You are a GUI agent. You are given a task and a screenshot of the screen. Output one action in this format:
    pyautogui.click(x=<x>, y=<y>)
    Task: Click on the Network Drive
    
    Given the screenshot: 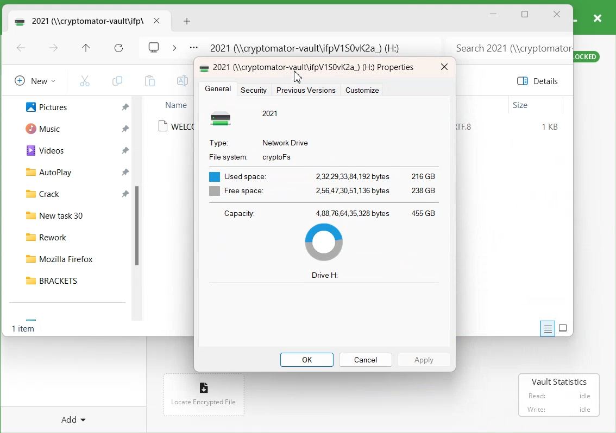 What is the action you would take?
    pyautogui.click(x=286, y=142)
    